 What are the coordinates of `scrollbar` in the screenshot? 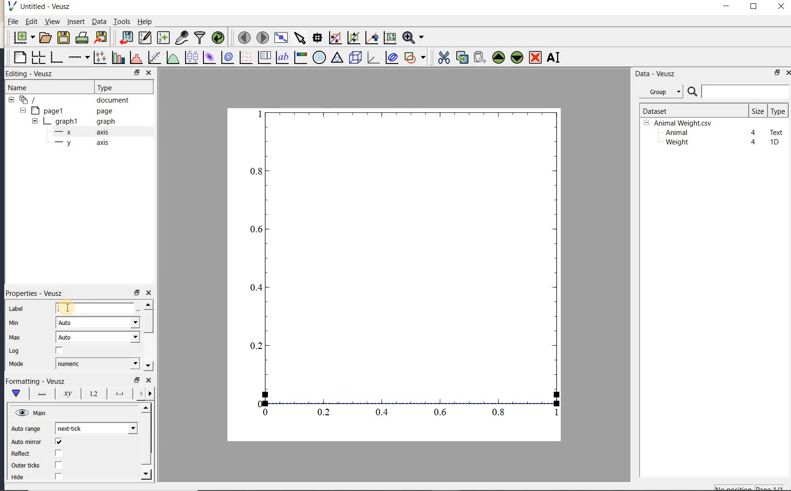 It's located at (146, 442).